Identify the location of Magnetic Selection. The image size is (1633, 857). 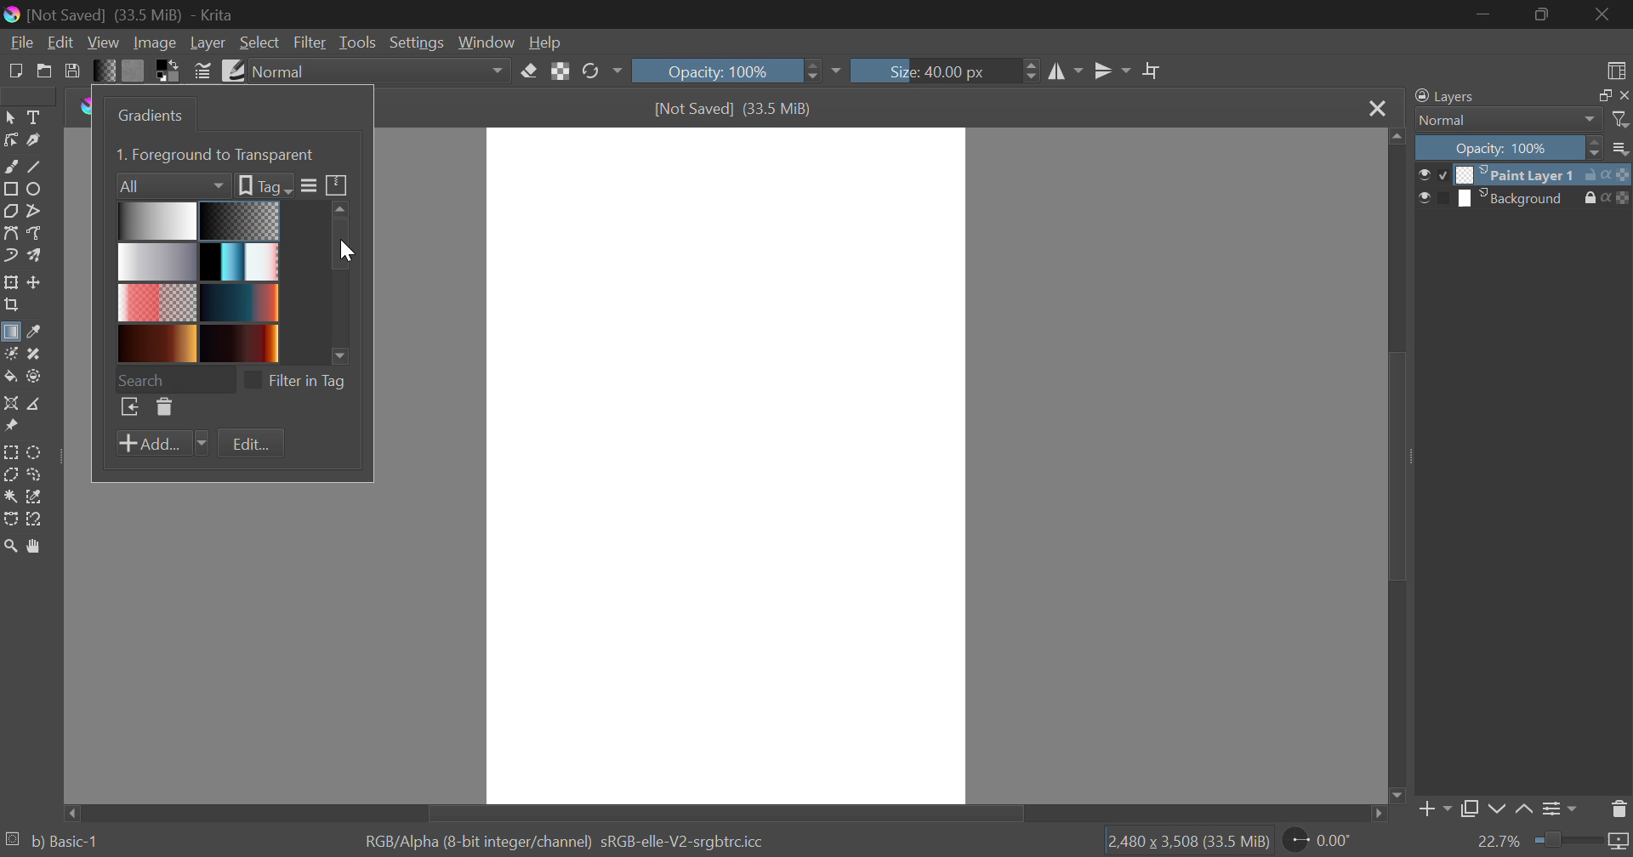
(34, 519).